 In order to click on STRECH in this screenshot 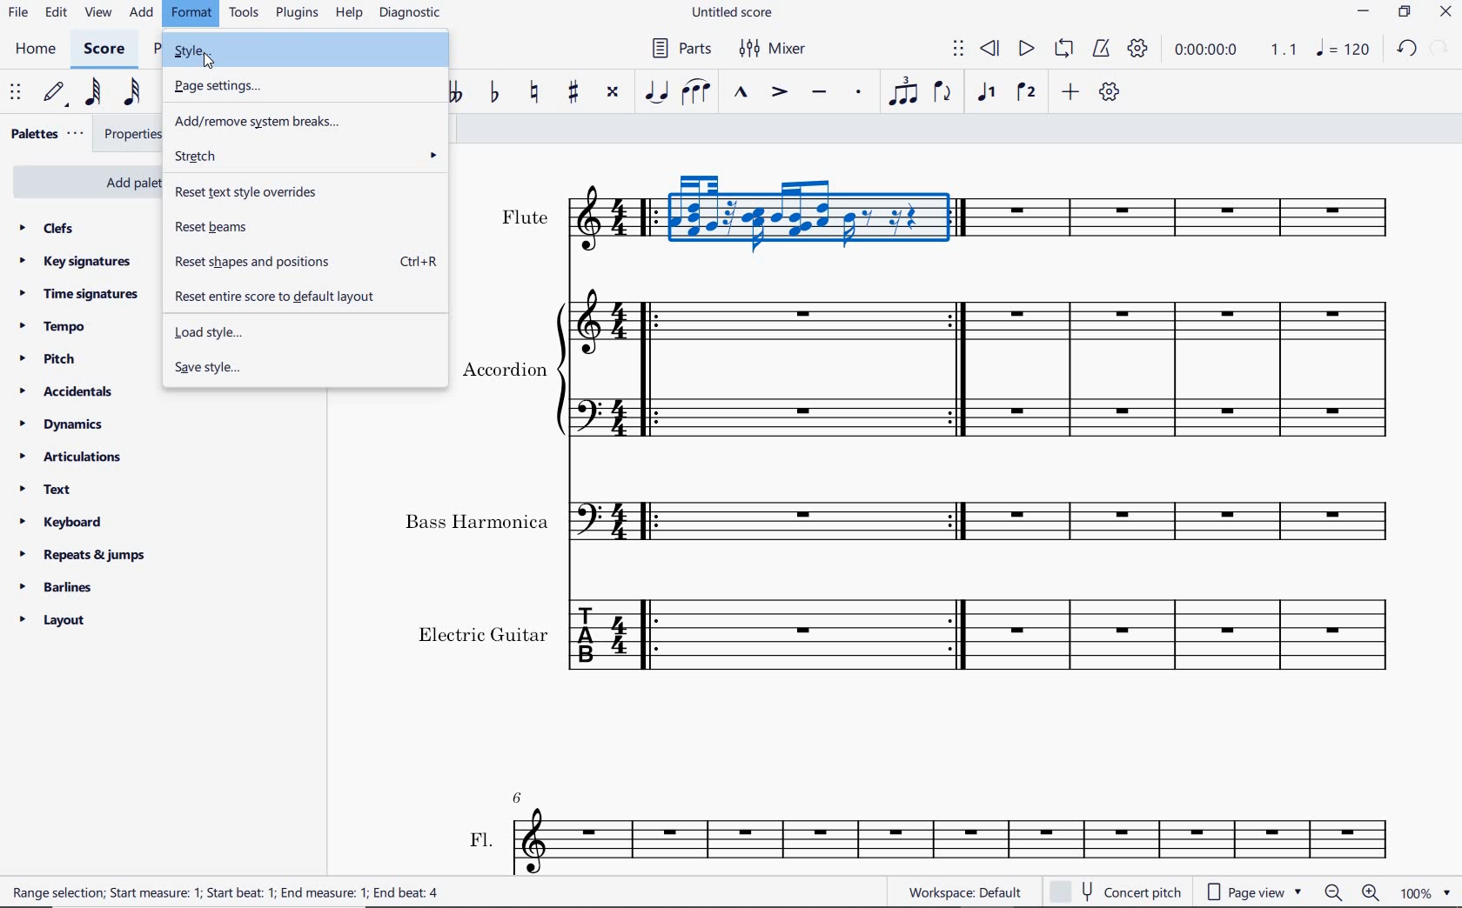, I will do `click(305, 157)`.